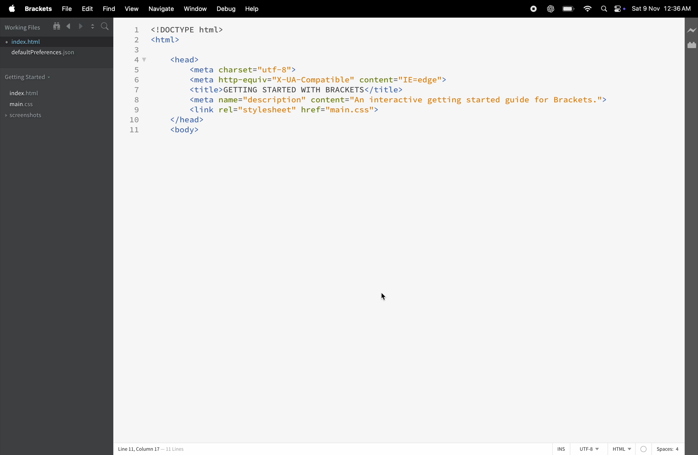 The image size is (698, 455). Describe the element at coordinates (30, 106) in the screenshot. I see `main.css` at that location.